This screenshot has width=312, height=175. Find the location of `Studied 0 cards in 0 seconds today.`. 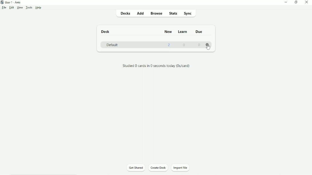

Studied 0 cards in 0 seconds today. is located at coordinates (156, 66).